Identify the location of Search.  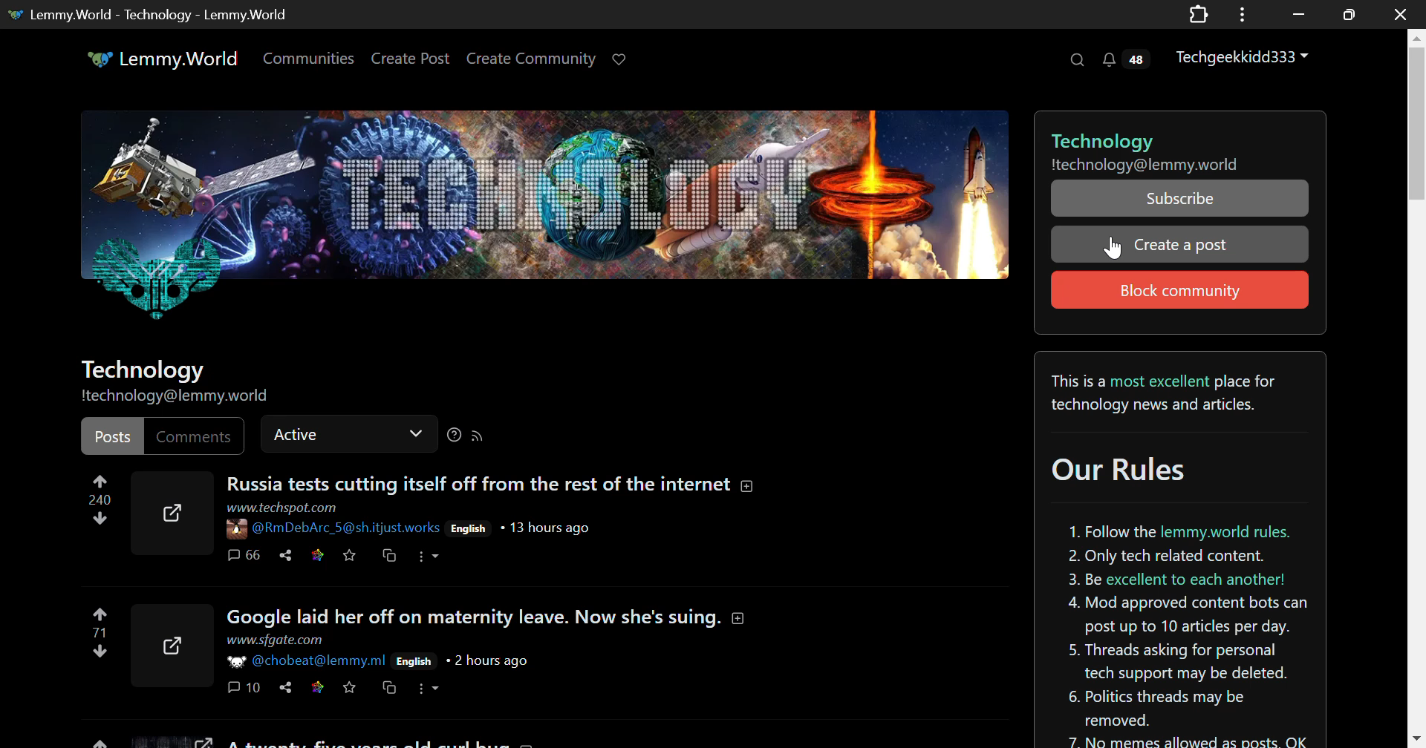
(1079, 61).